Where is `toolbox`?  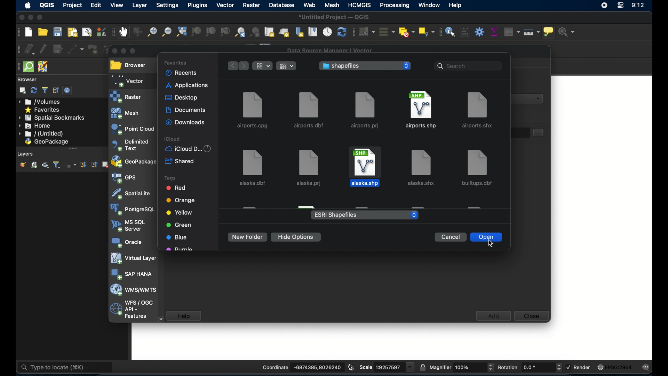
toolbox is located at coordinates (479, 31).